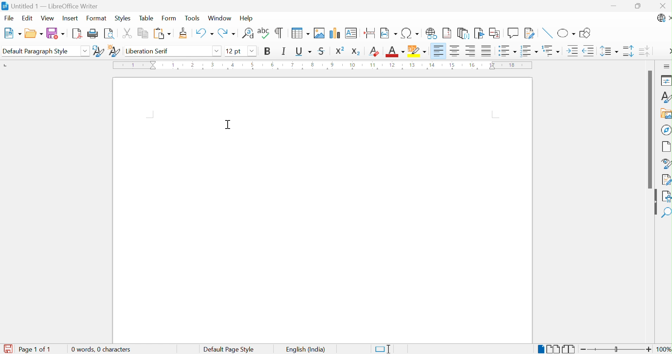 The height and width of the screenshot is (354, 672). Describe the element at coordinates (565, 32) in the screenshot. I see `Basic Shapes` at that location.